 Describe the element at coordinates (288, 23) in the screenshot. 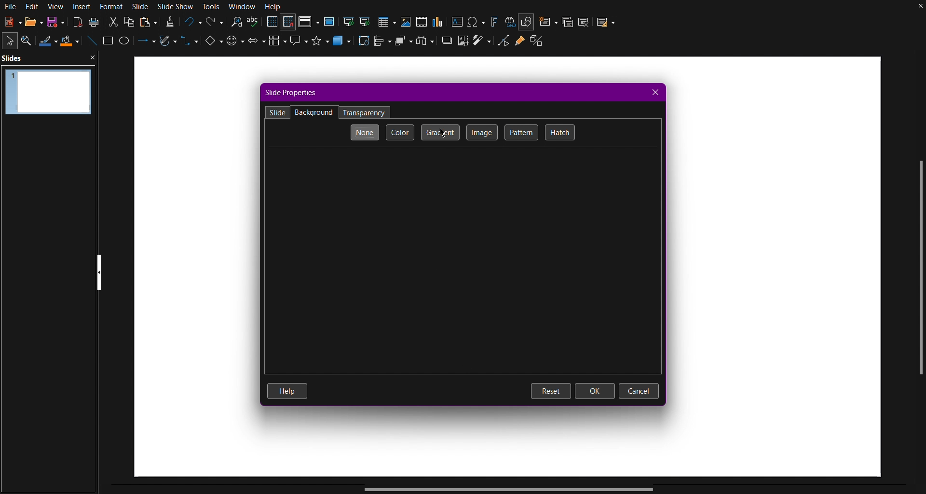

I see `Snap to Grid` at that location.